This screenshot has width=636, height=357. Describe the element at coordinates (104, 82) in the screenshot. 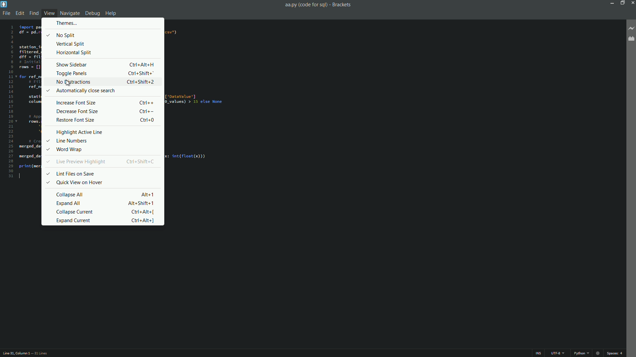

I see `no distractions Ctrl + Shift + 2` at that location.